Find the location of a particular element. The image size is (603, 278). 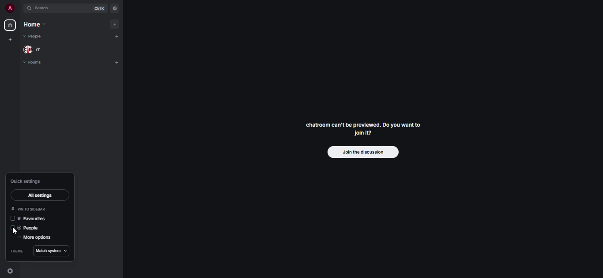

theme is located at coordinates (15, 251).